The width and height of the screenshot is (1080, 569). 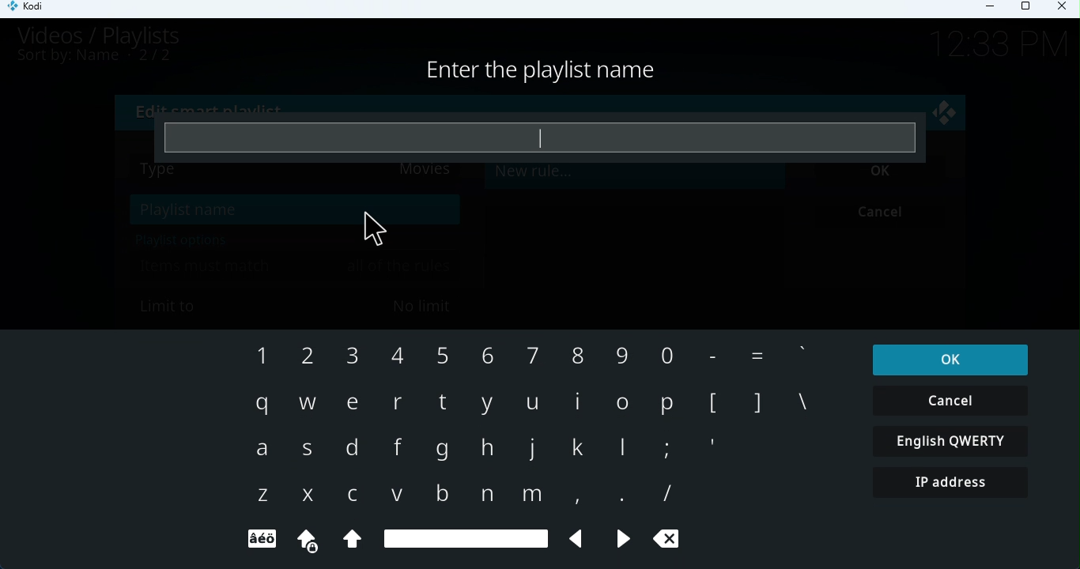 I want to click on Enter playlist name, so click(x=558, y=73).